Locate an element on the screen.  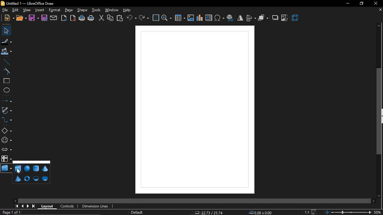
curve is located at coordinates (7, 72).